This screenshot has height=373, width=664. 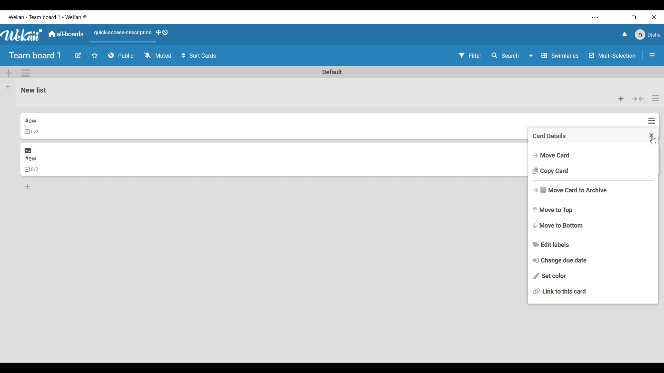 What do you see at coordinates (625, 35) in the screenshot?
I see `Notifications` at bounding box center [625, 35].